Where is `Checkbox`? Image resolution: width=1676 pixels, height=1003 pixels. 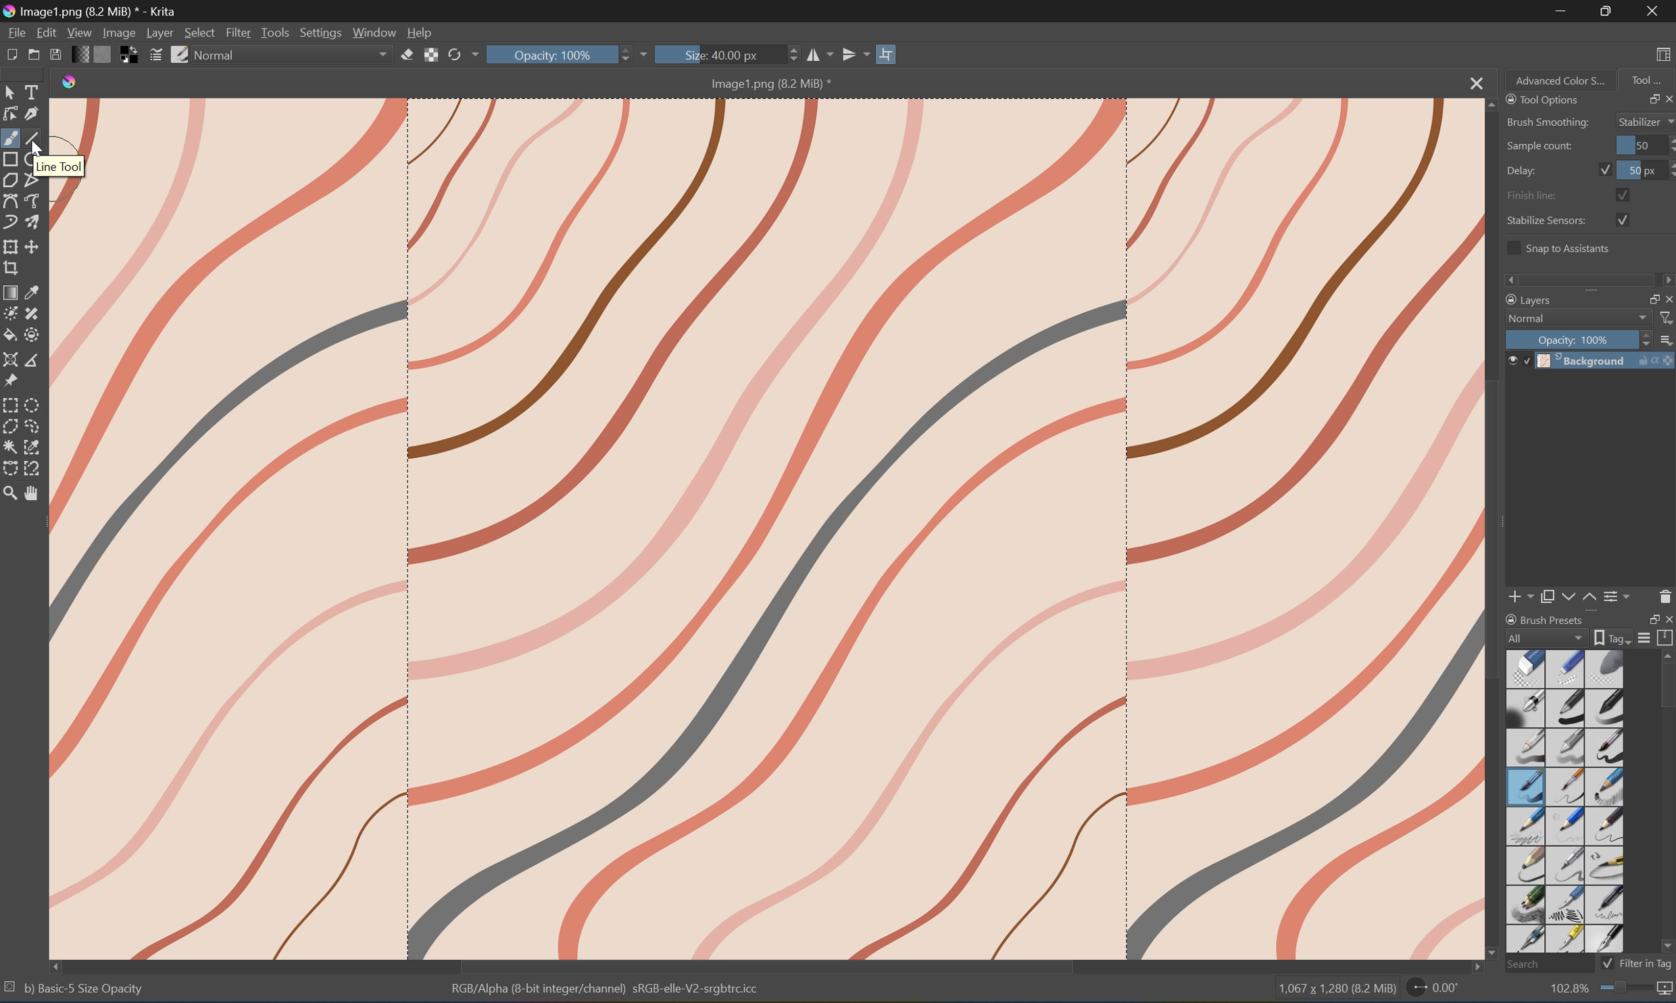
Checkbox is located at coordinates (1625, 218).